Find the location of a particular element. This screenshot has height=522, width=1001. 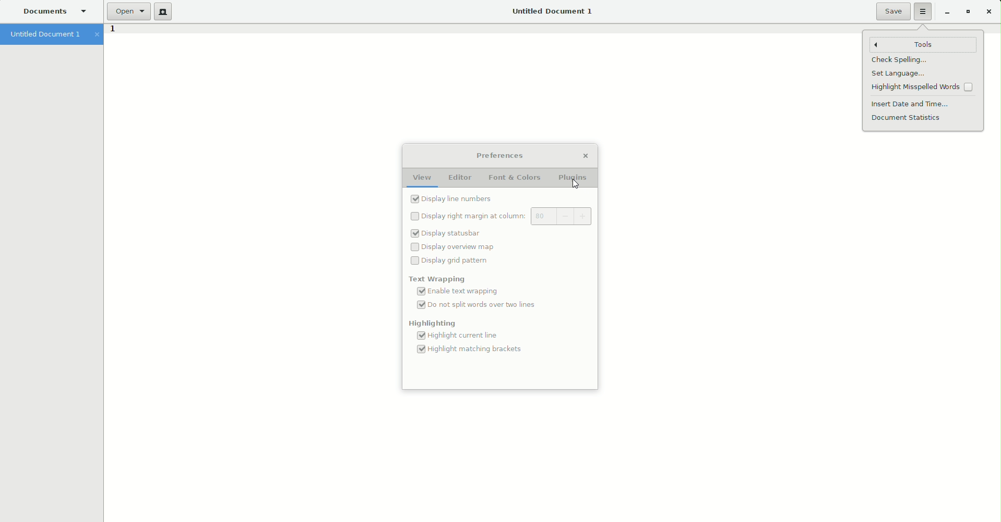

New is located at coordinates (163, 12).